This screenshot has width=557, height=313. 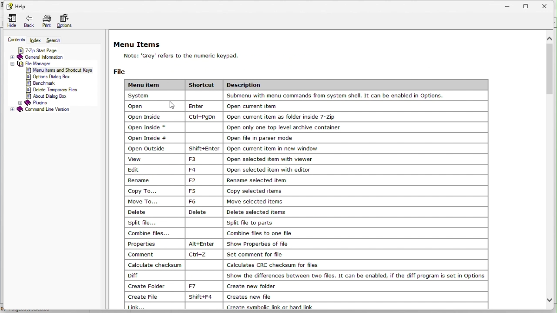 I want to click on | Edit 1 F4 | Open selected item with editor, so click(x=224, y=169).